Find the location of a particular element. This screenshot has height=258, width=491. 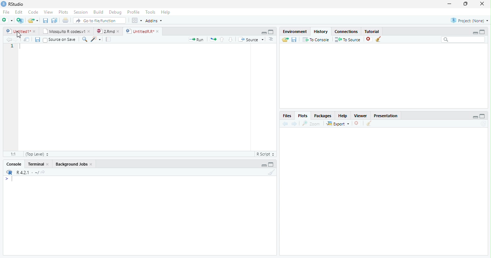

UnttiedR Rr” is located at coordinates (139, 31).